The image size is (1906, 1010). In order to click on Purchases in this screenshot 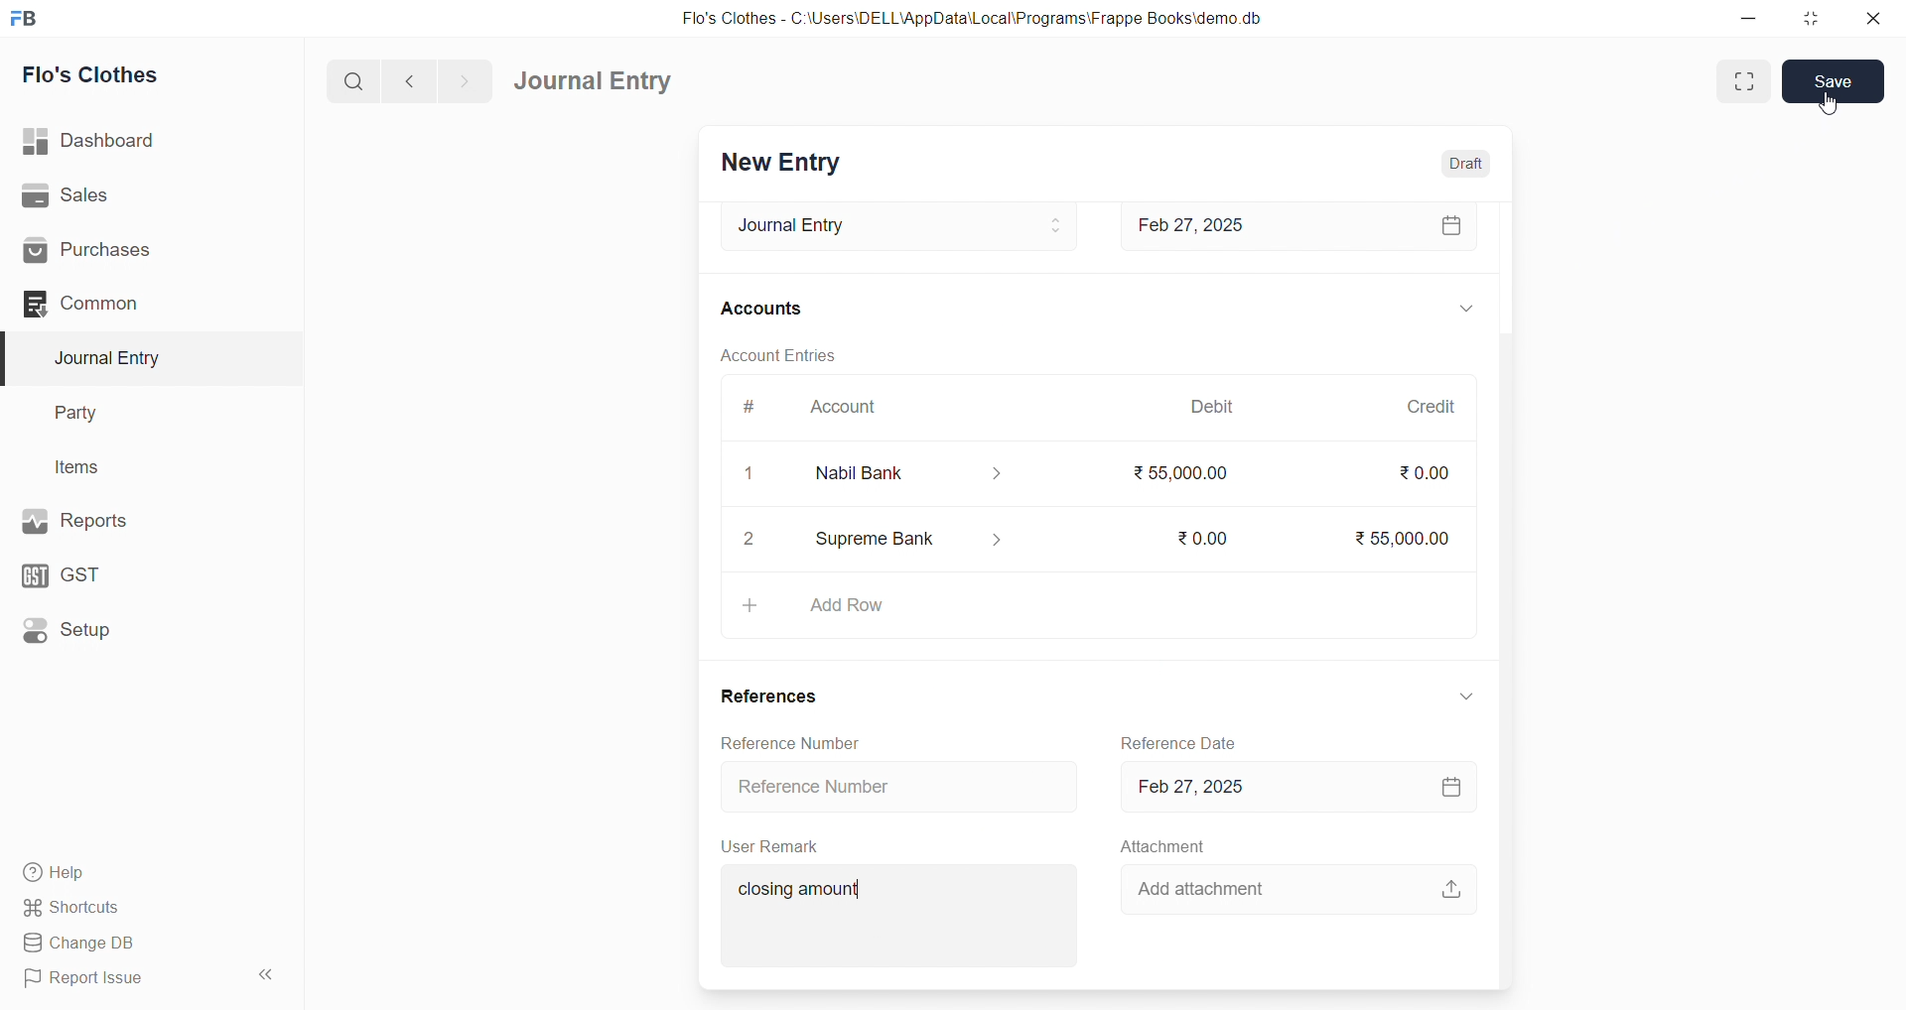, I will do `click(120, 252)`.